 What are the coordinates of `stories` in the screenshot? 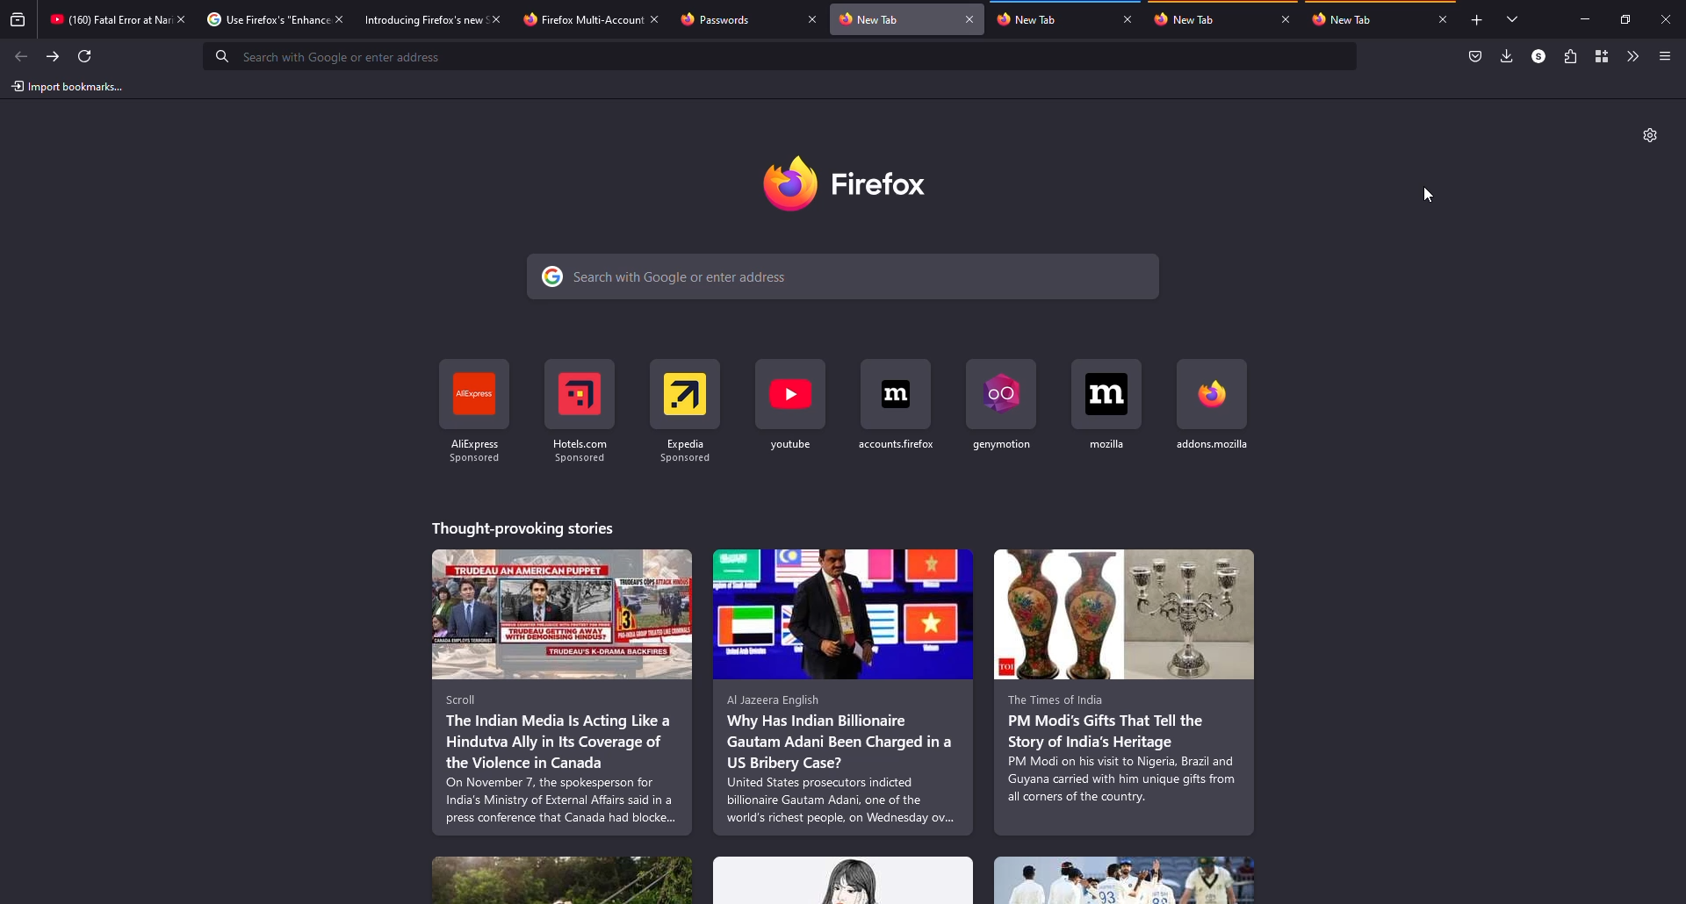 It's located at (562, 692).